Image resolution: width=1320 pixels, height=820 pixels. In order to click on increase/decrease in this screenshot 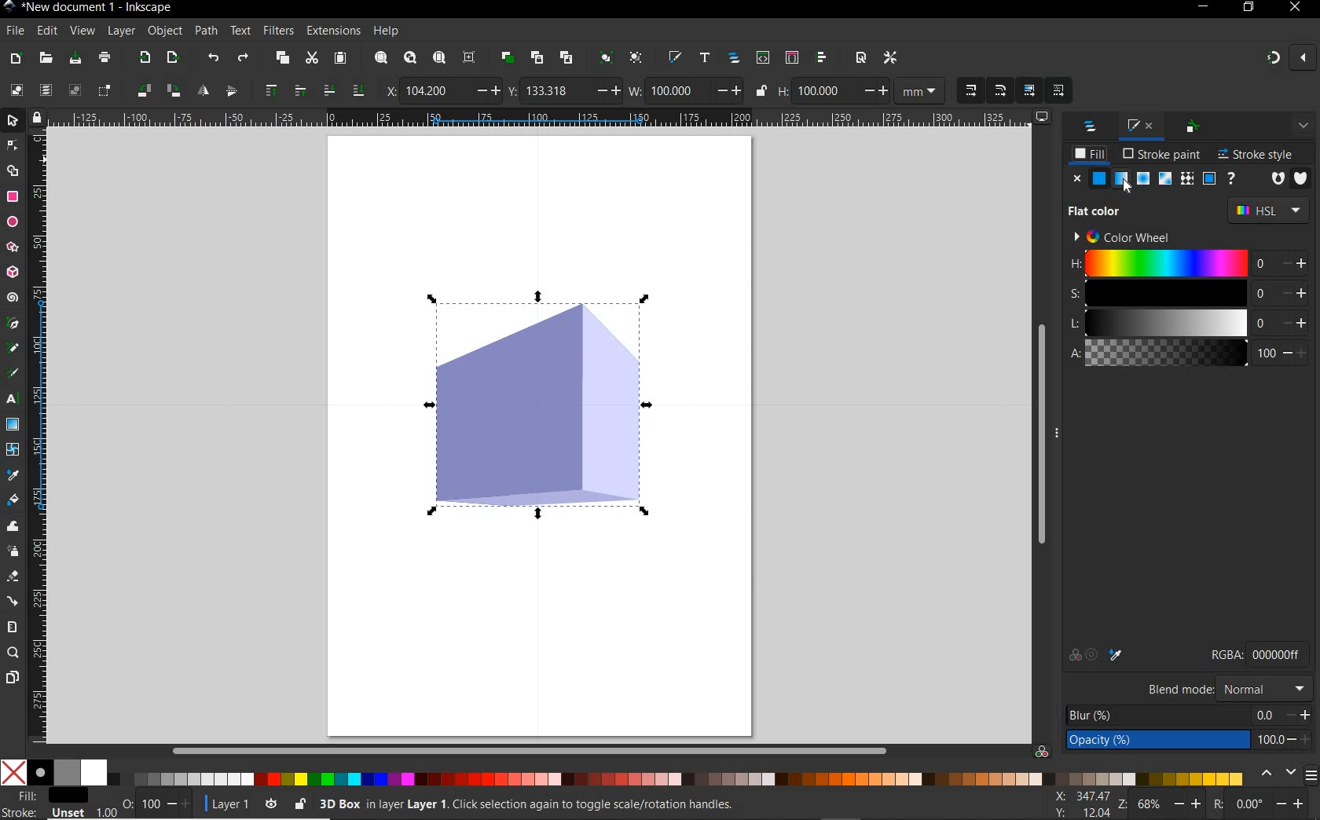, I will do `click(873, 90)`.